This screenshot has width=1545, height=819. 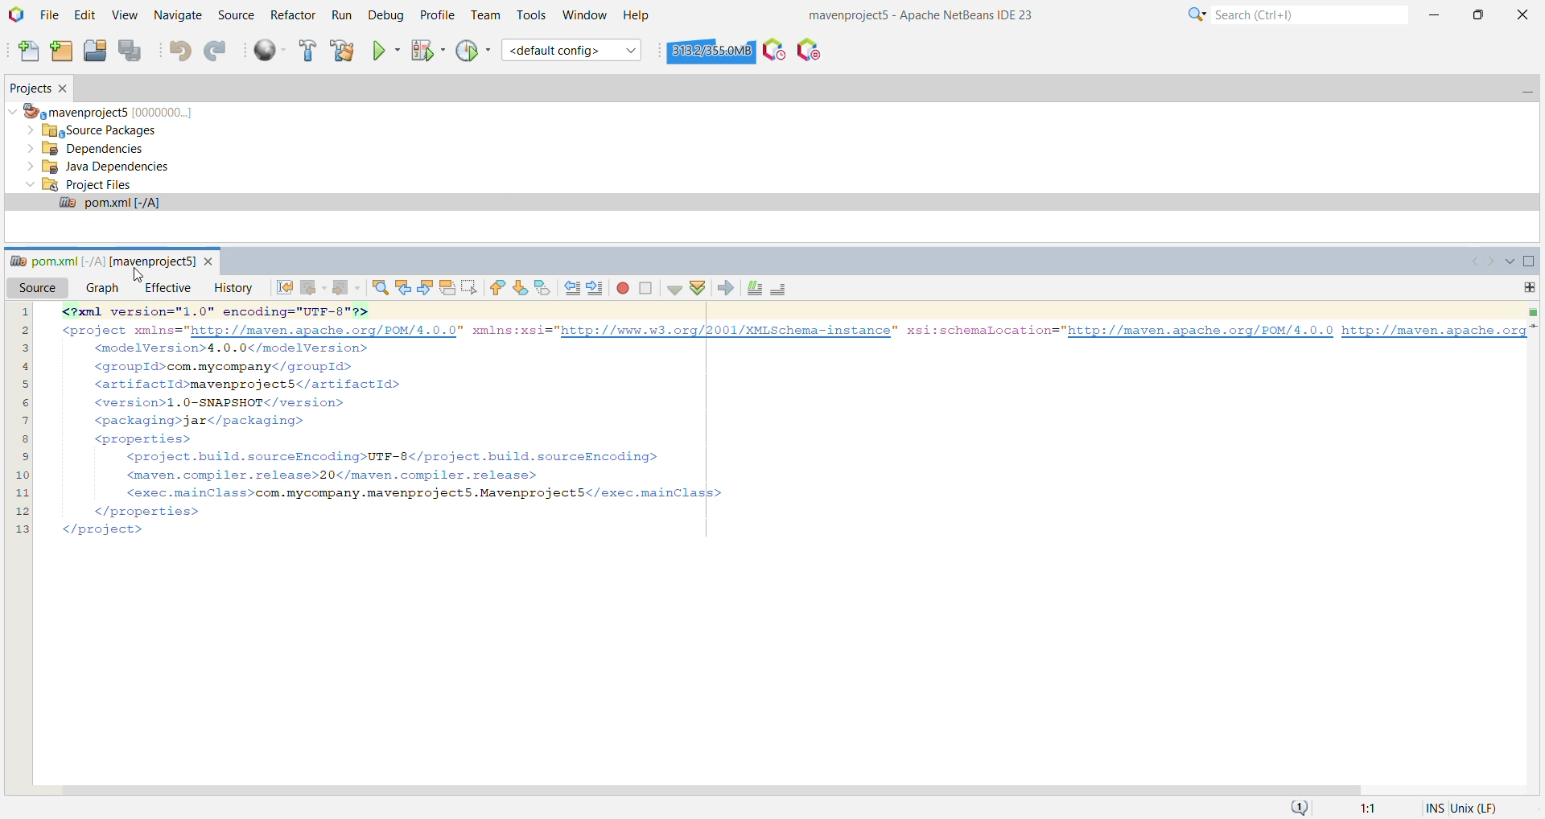 I want to click on close, so click(x=210, y=261).